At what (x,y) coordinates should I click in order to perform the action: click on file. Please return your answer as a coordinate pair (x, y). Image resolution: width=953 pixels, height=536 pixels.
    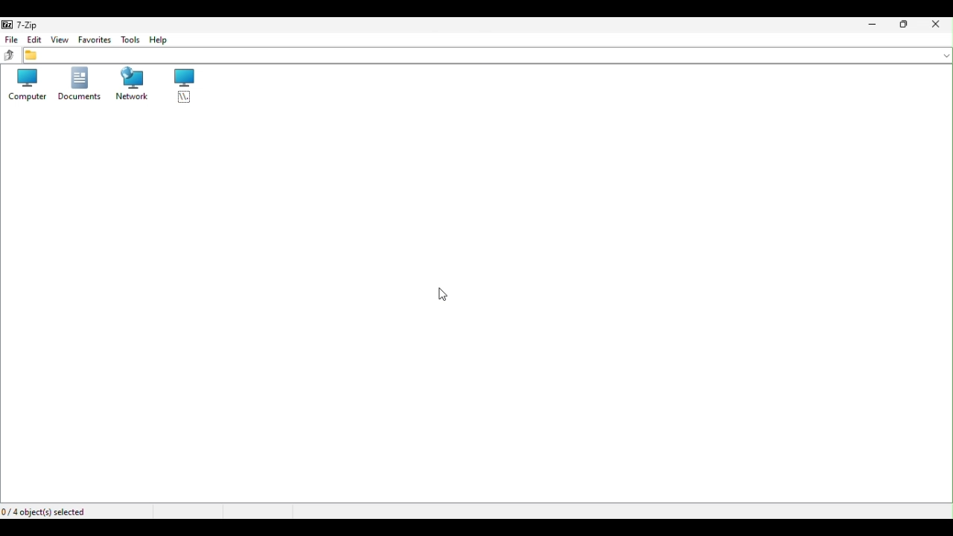
    Looking at the image, I should click on (12, 42).